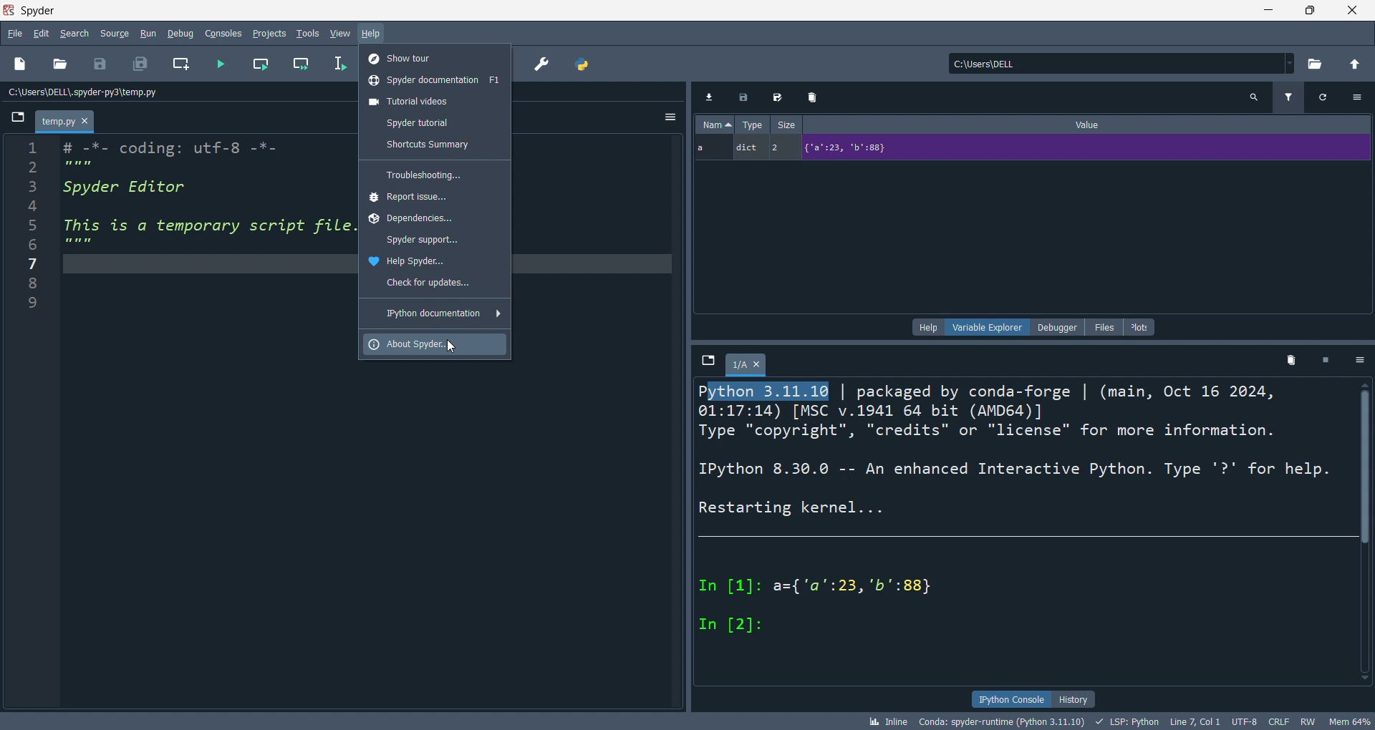 The height and width of the screenshot is (730, 1375). I want to click on source, so click(115, 34).